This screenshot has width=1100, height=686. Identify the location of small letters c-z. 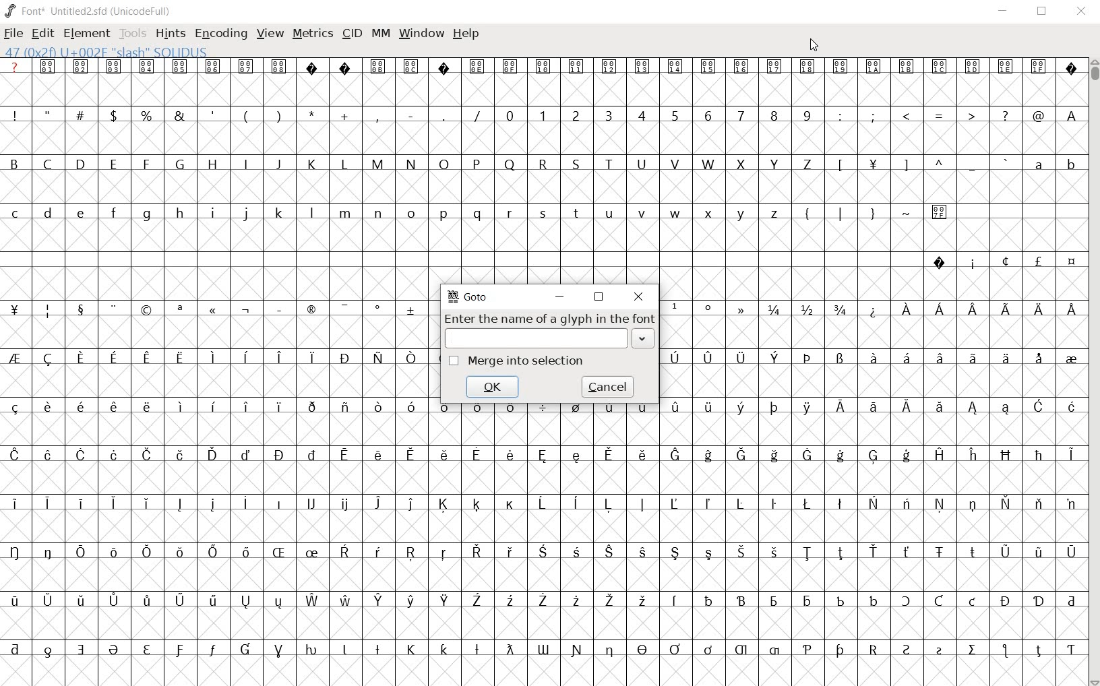
(400, 212).